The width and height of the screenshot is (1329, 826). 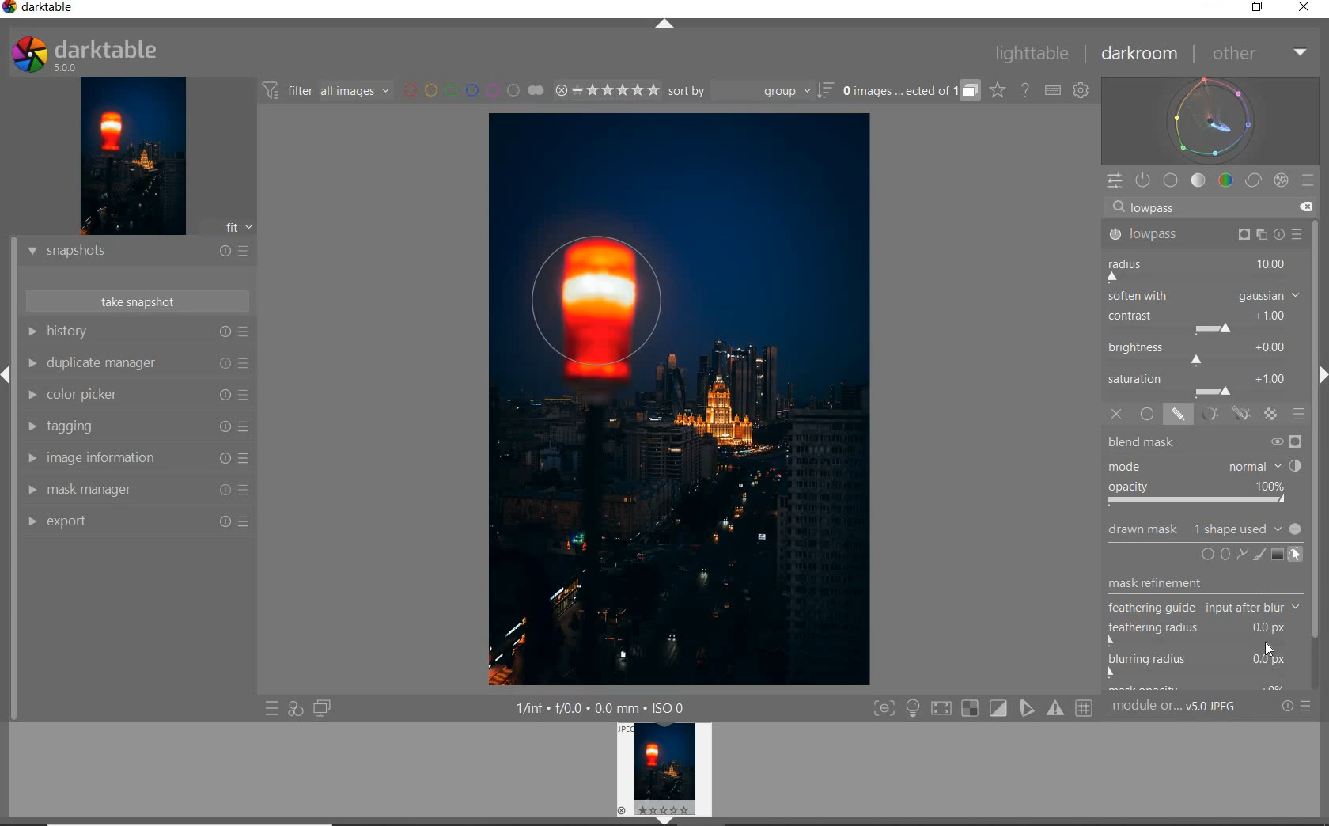 I want to click on FILTER IMAGES BASED ON THEIR MODULE ORDER, so click(x=328, y=91).